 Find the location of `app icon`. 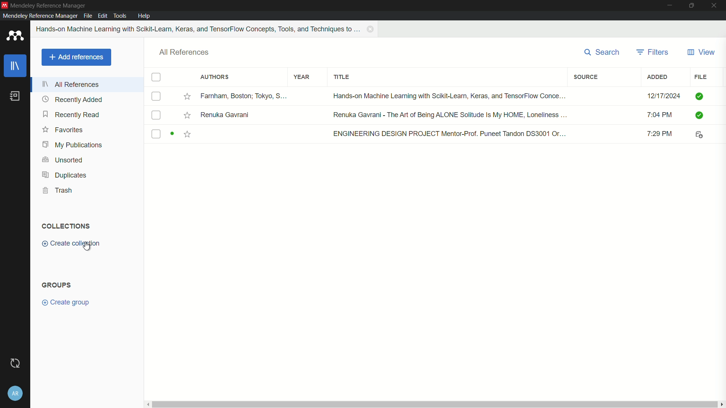

app icon is located at coordinates (15, 37).